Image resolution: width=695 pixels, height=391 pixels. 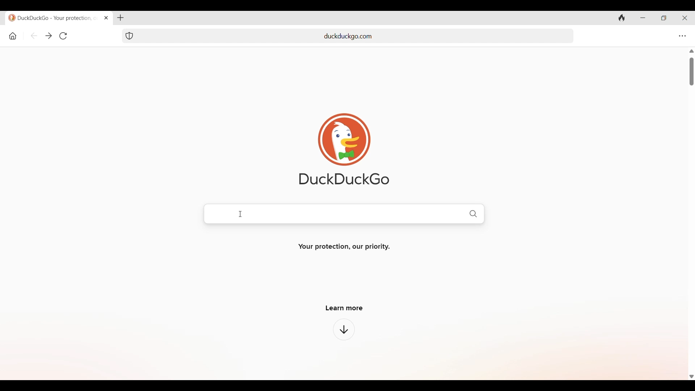 I want to click on Quick slide to bottom, so click(x=692, y=377).